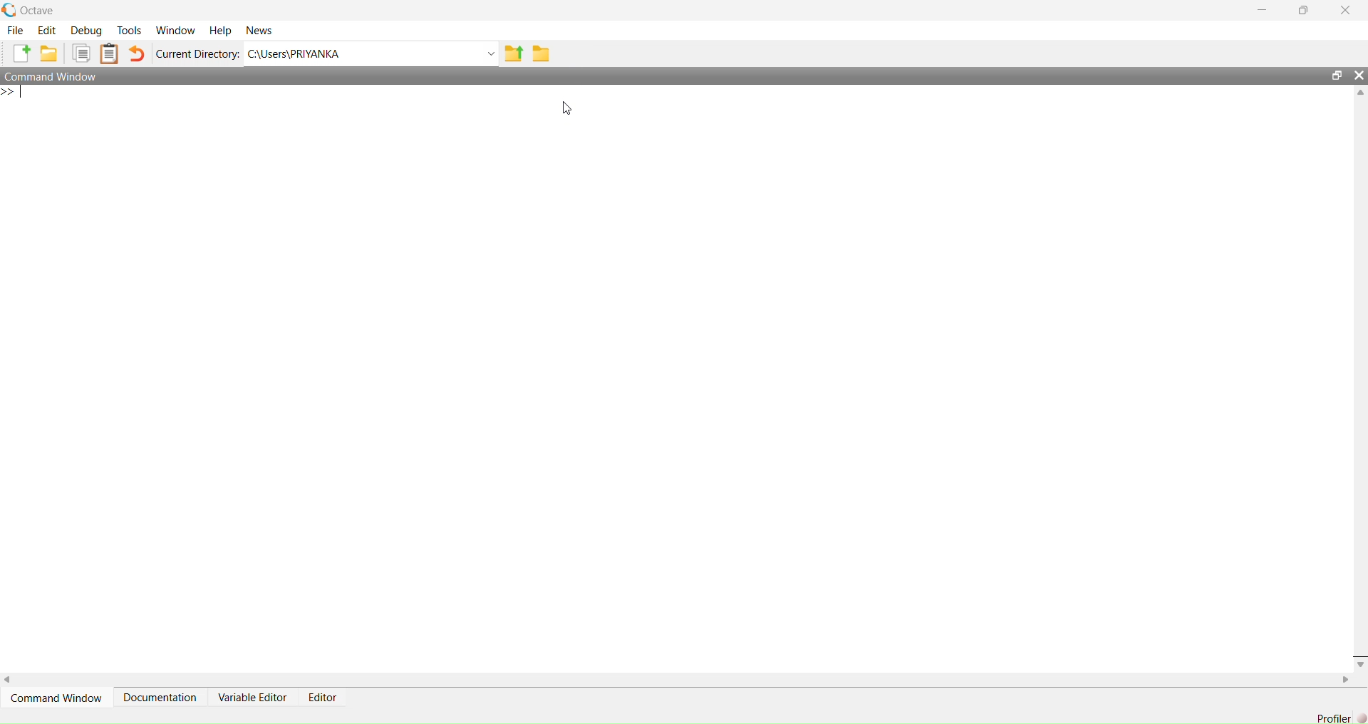  I want to click on Command Window, so click(55, 697).